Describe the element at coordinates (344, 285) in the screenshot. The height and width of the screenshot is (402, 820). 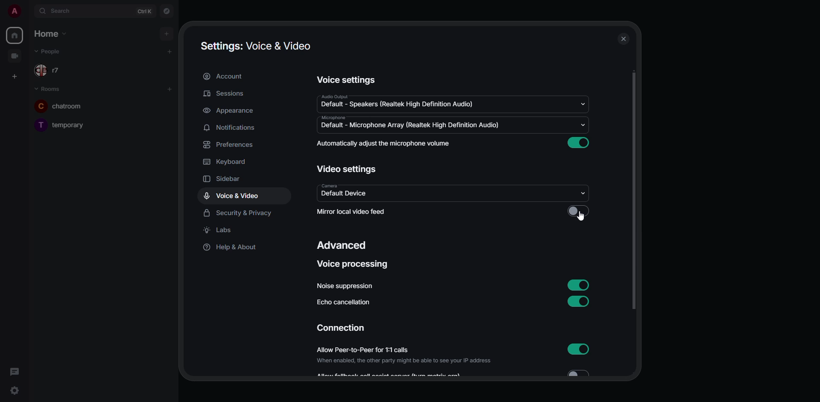
I see `noise suppression` at that location.